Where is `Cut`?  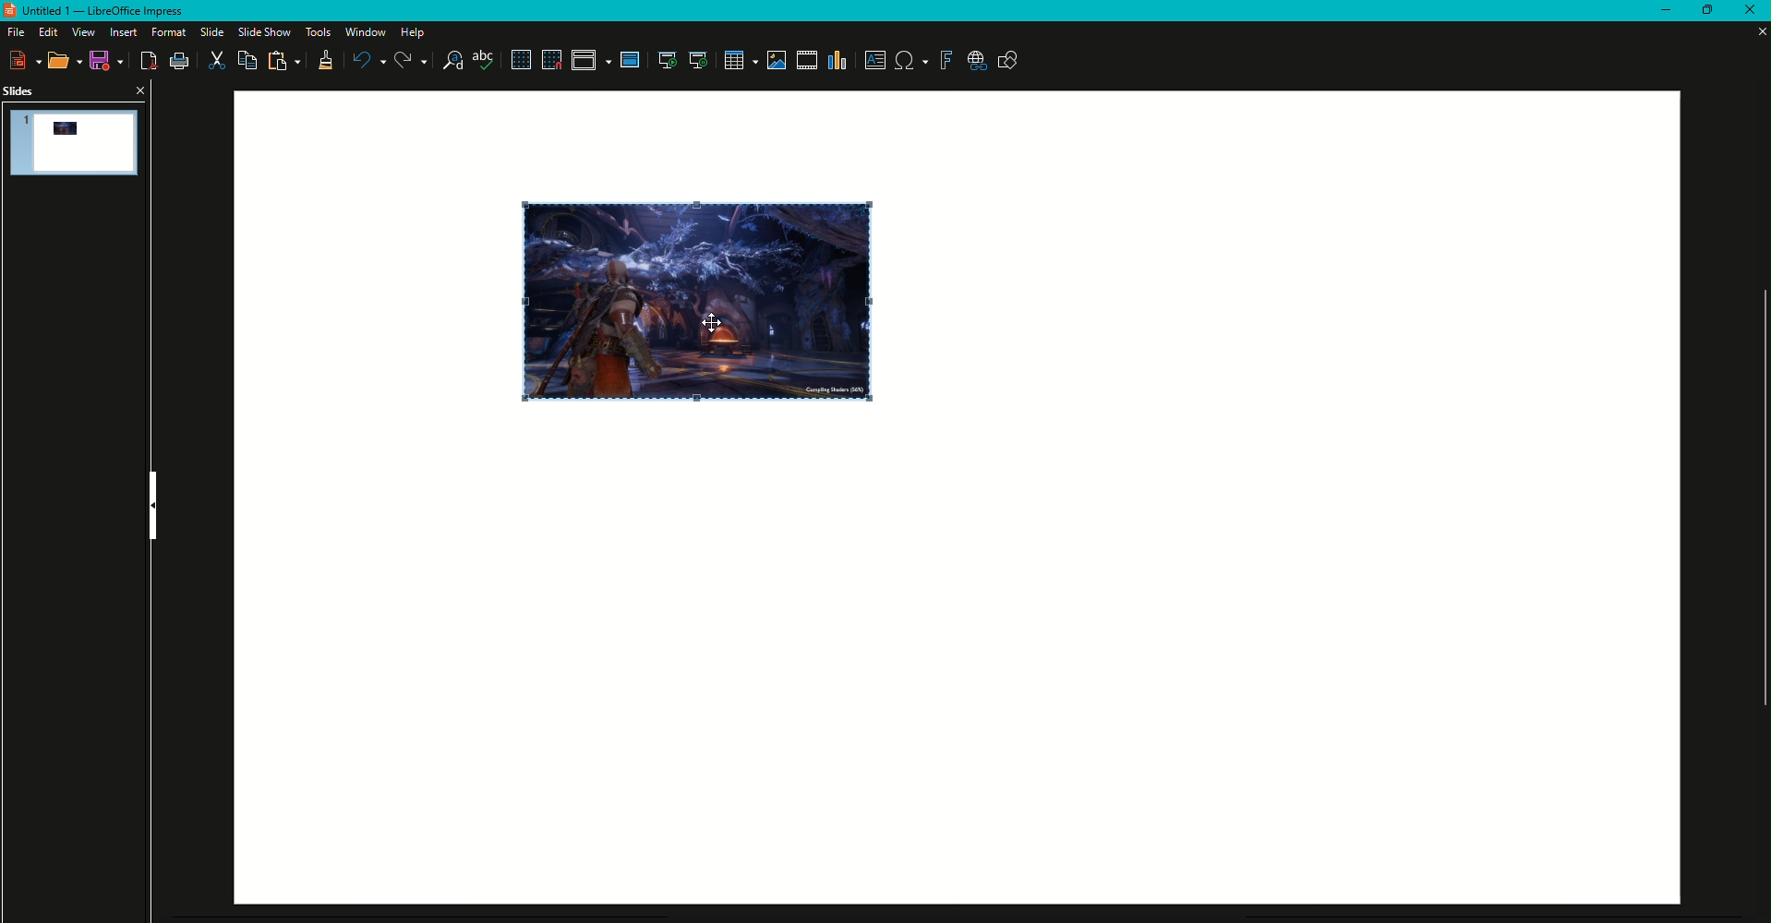 Cut is located at coordinates (216, 62).